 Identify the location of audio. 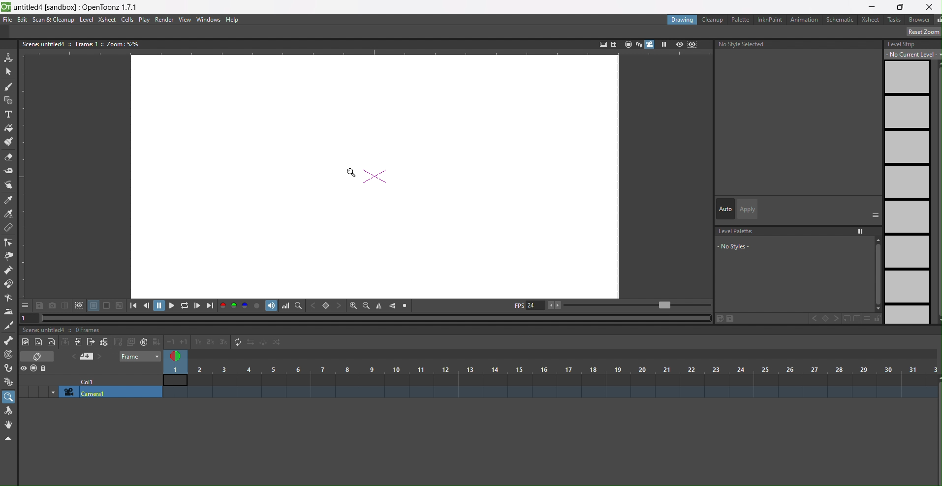
(271, 306).